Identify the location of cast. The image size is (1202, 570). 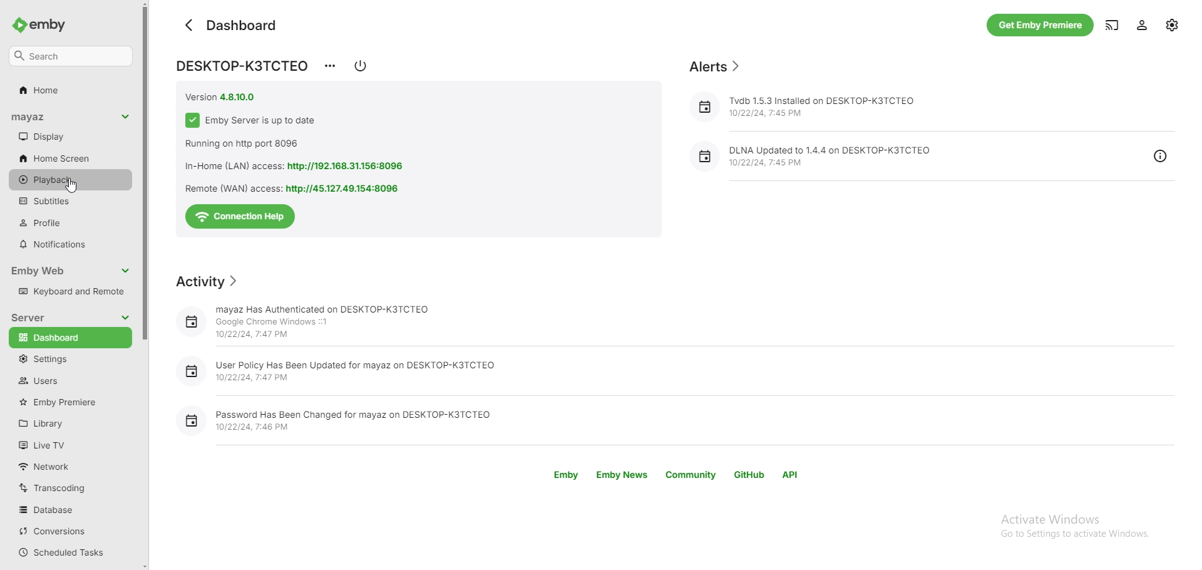
(1111, 24).